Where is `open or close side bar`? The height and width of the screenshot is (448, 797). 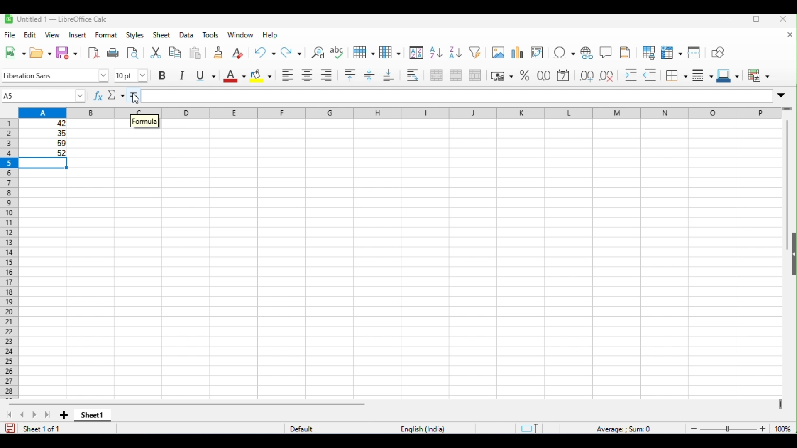 open or close side bar is located at coordinates (792, 256).